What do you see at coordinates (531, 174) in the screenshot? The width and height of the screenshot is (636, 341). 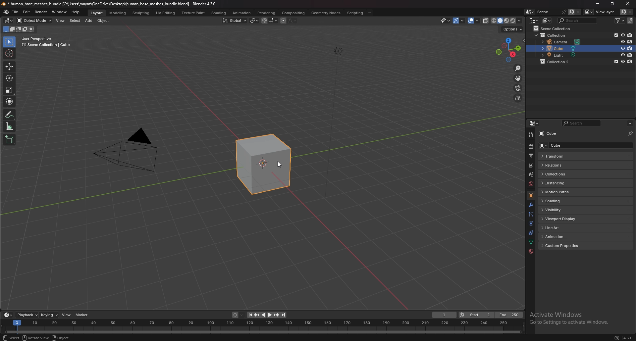 I see `scene` at bounding box center [531, 174].